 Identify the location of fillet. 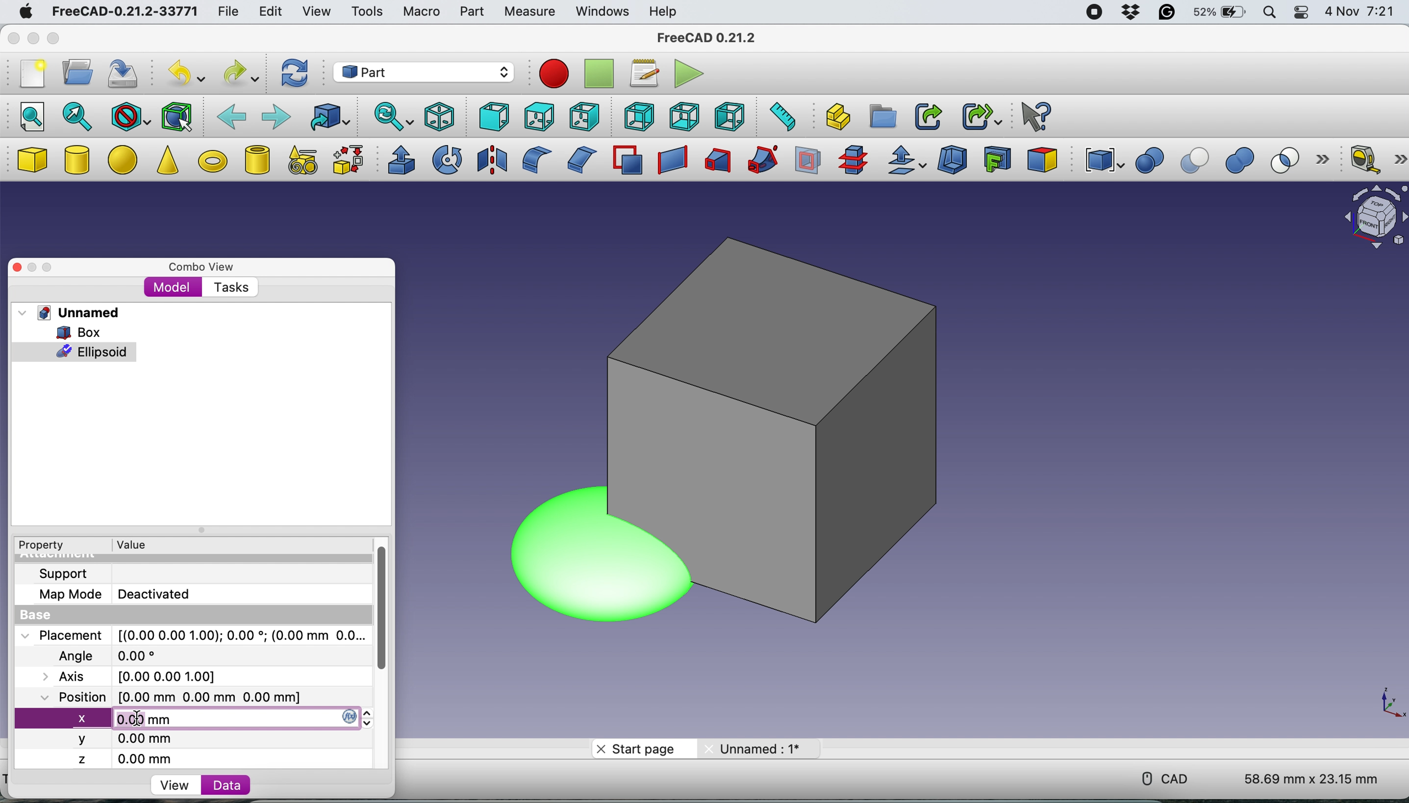
(533, 160).